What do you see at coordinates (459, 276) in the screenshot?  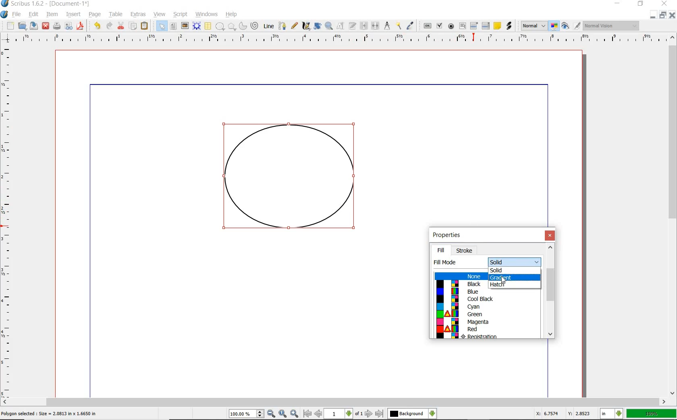 I see `none` at bounding box center [459, 276].